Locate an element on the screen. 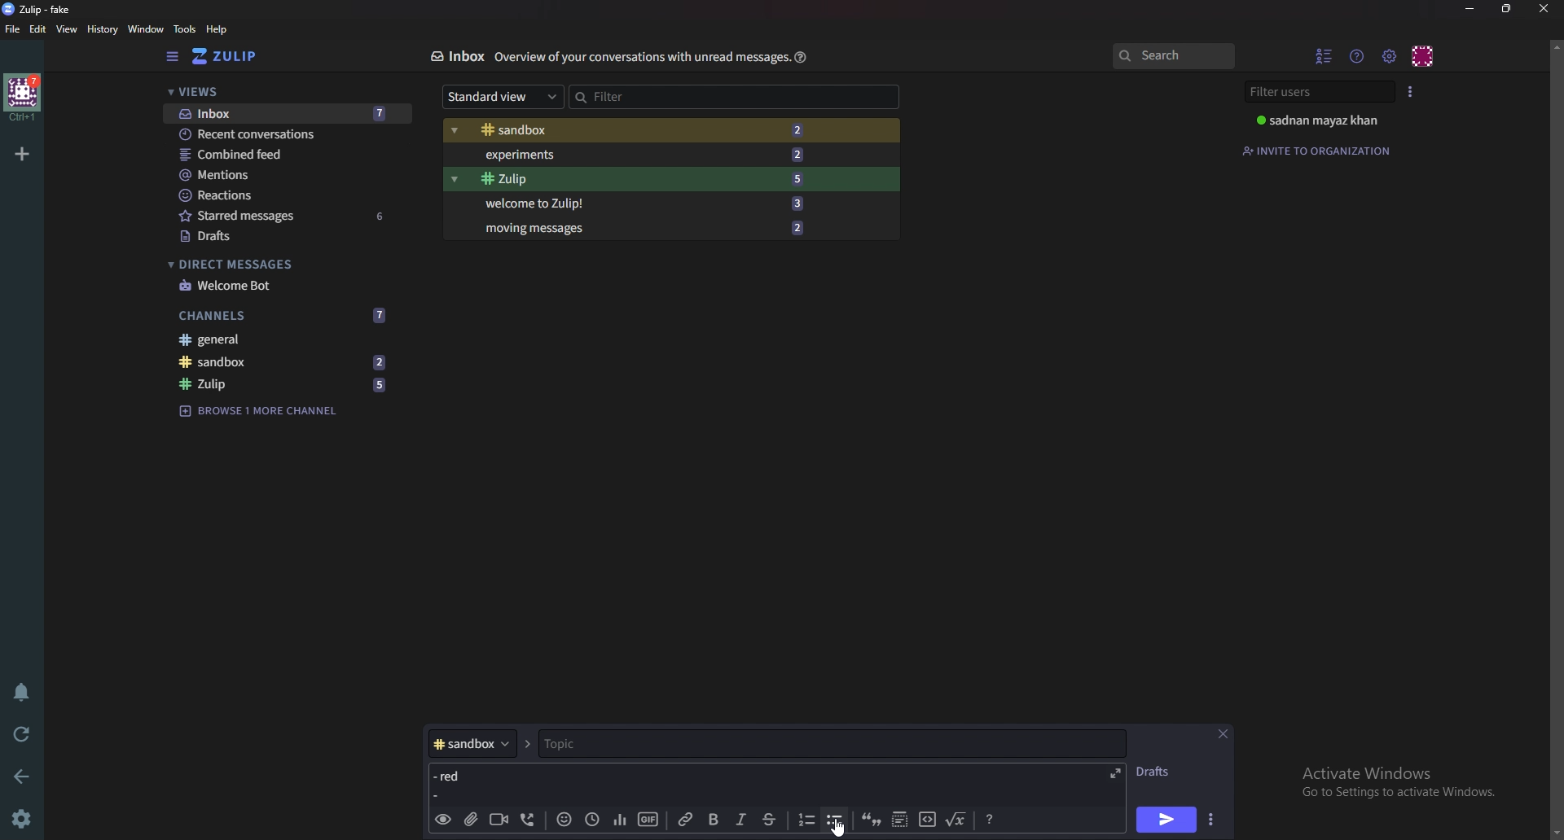 The width and height of the screenshot is (1564, 840). Strike through is located at coordinates (769, 820).